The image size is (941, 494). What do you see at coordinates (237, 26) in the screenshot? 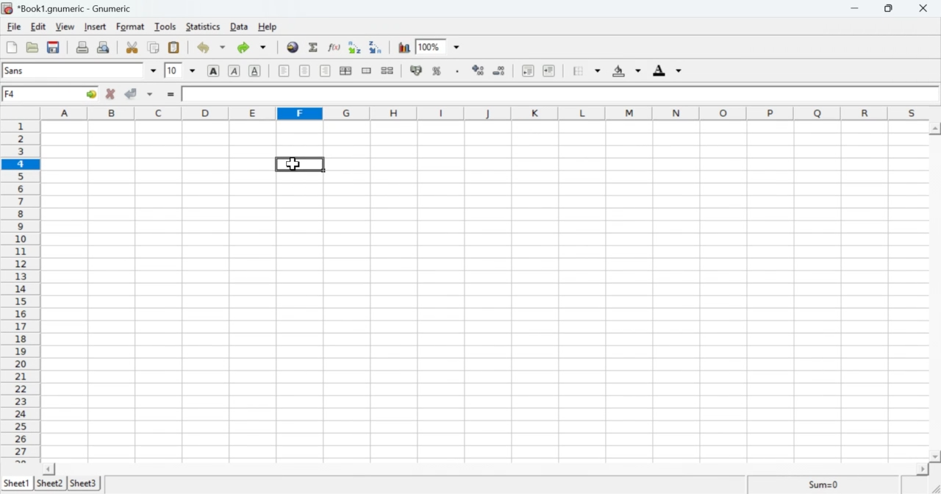
I see `Data` at bounding box center [237, 26].